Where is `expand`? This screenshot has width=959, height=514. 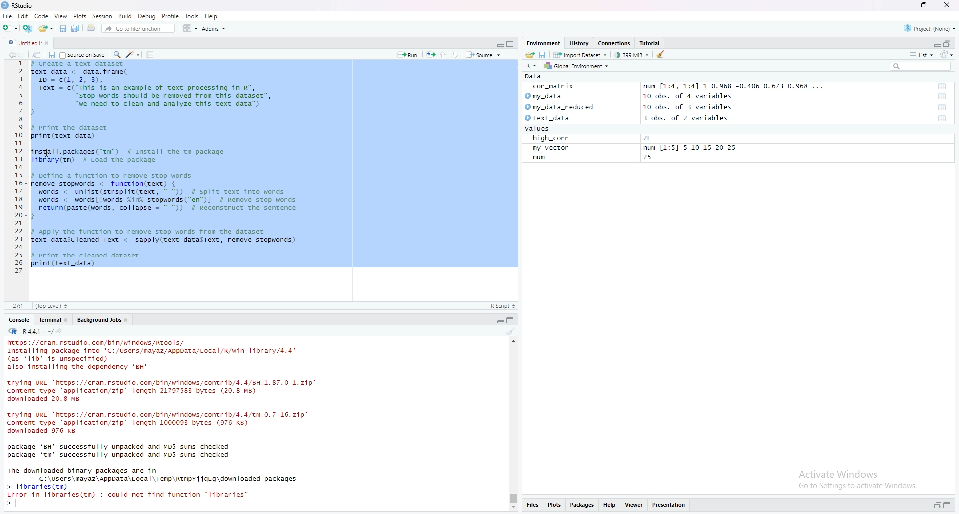
expand is located at coordinates (936, 43).